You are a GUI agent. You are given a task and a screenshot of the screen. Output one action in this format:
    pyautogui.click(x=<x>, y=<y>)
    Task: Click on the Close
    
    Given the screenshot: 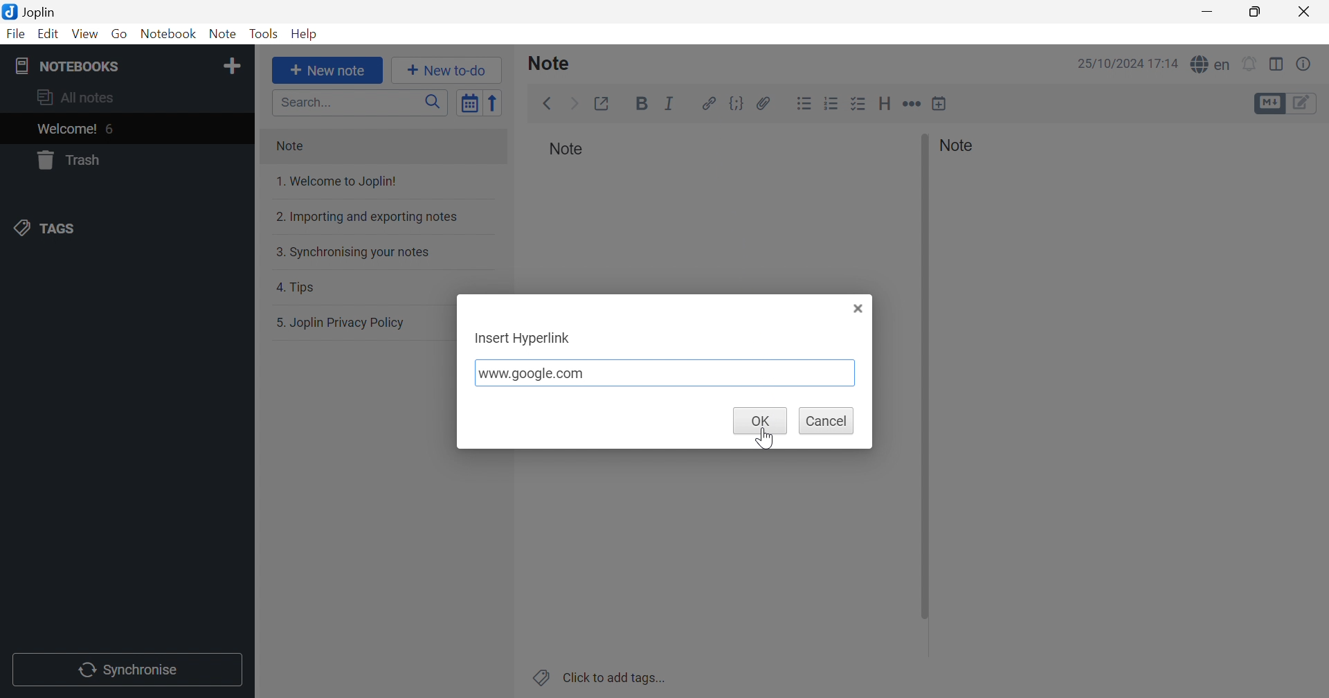 What is the action you would take?
    pyautogui.click(x=1305, y=12)
    